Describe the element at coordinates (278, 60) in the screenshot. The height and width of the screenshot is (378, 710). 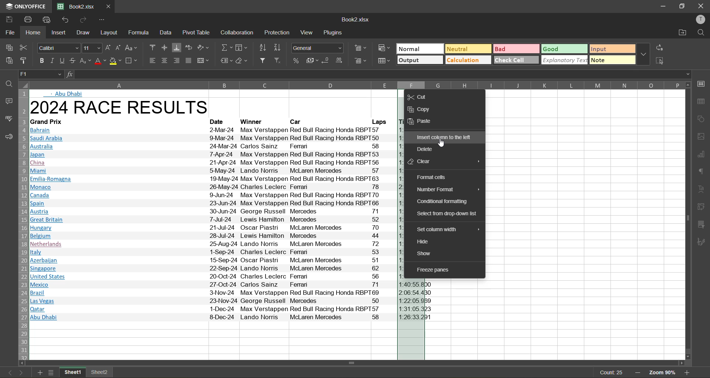
I see `clear filter` at that location.